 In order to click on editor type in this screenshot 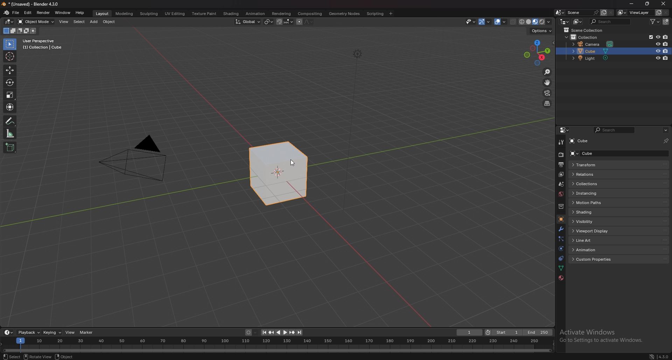, I will do `click(9, 22)`.